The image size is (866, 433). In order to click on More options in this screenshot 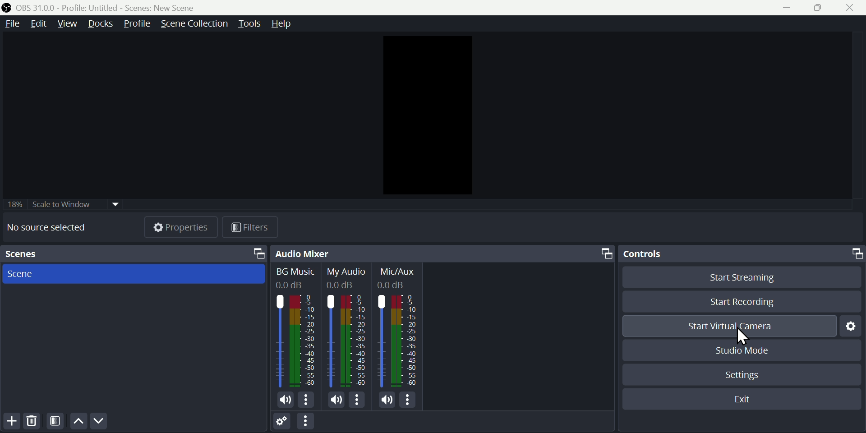, I will do `click(308, 422)`.